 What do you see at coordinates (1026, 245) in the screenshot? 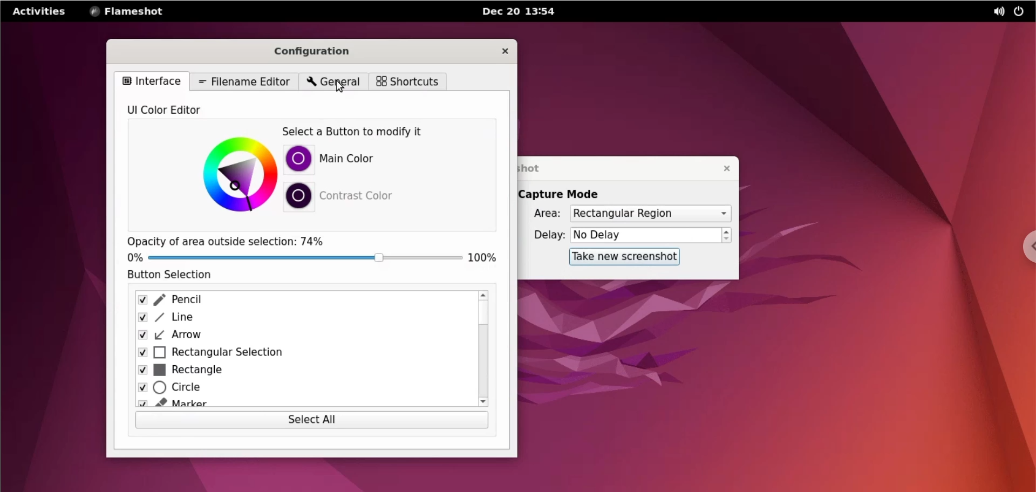
I see `chrome options` at bounding box center [1026, 245].